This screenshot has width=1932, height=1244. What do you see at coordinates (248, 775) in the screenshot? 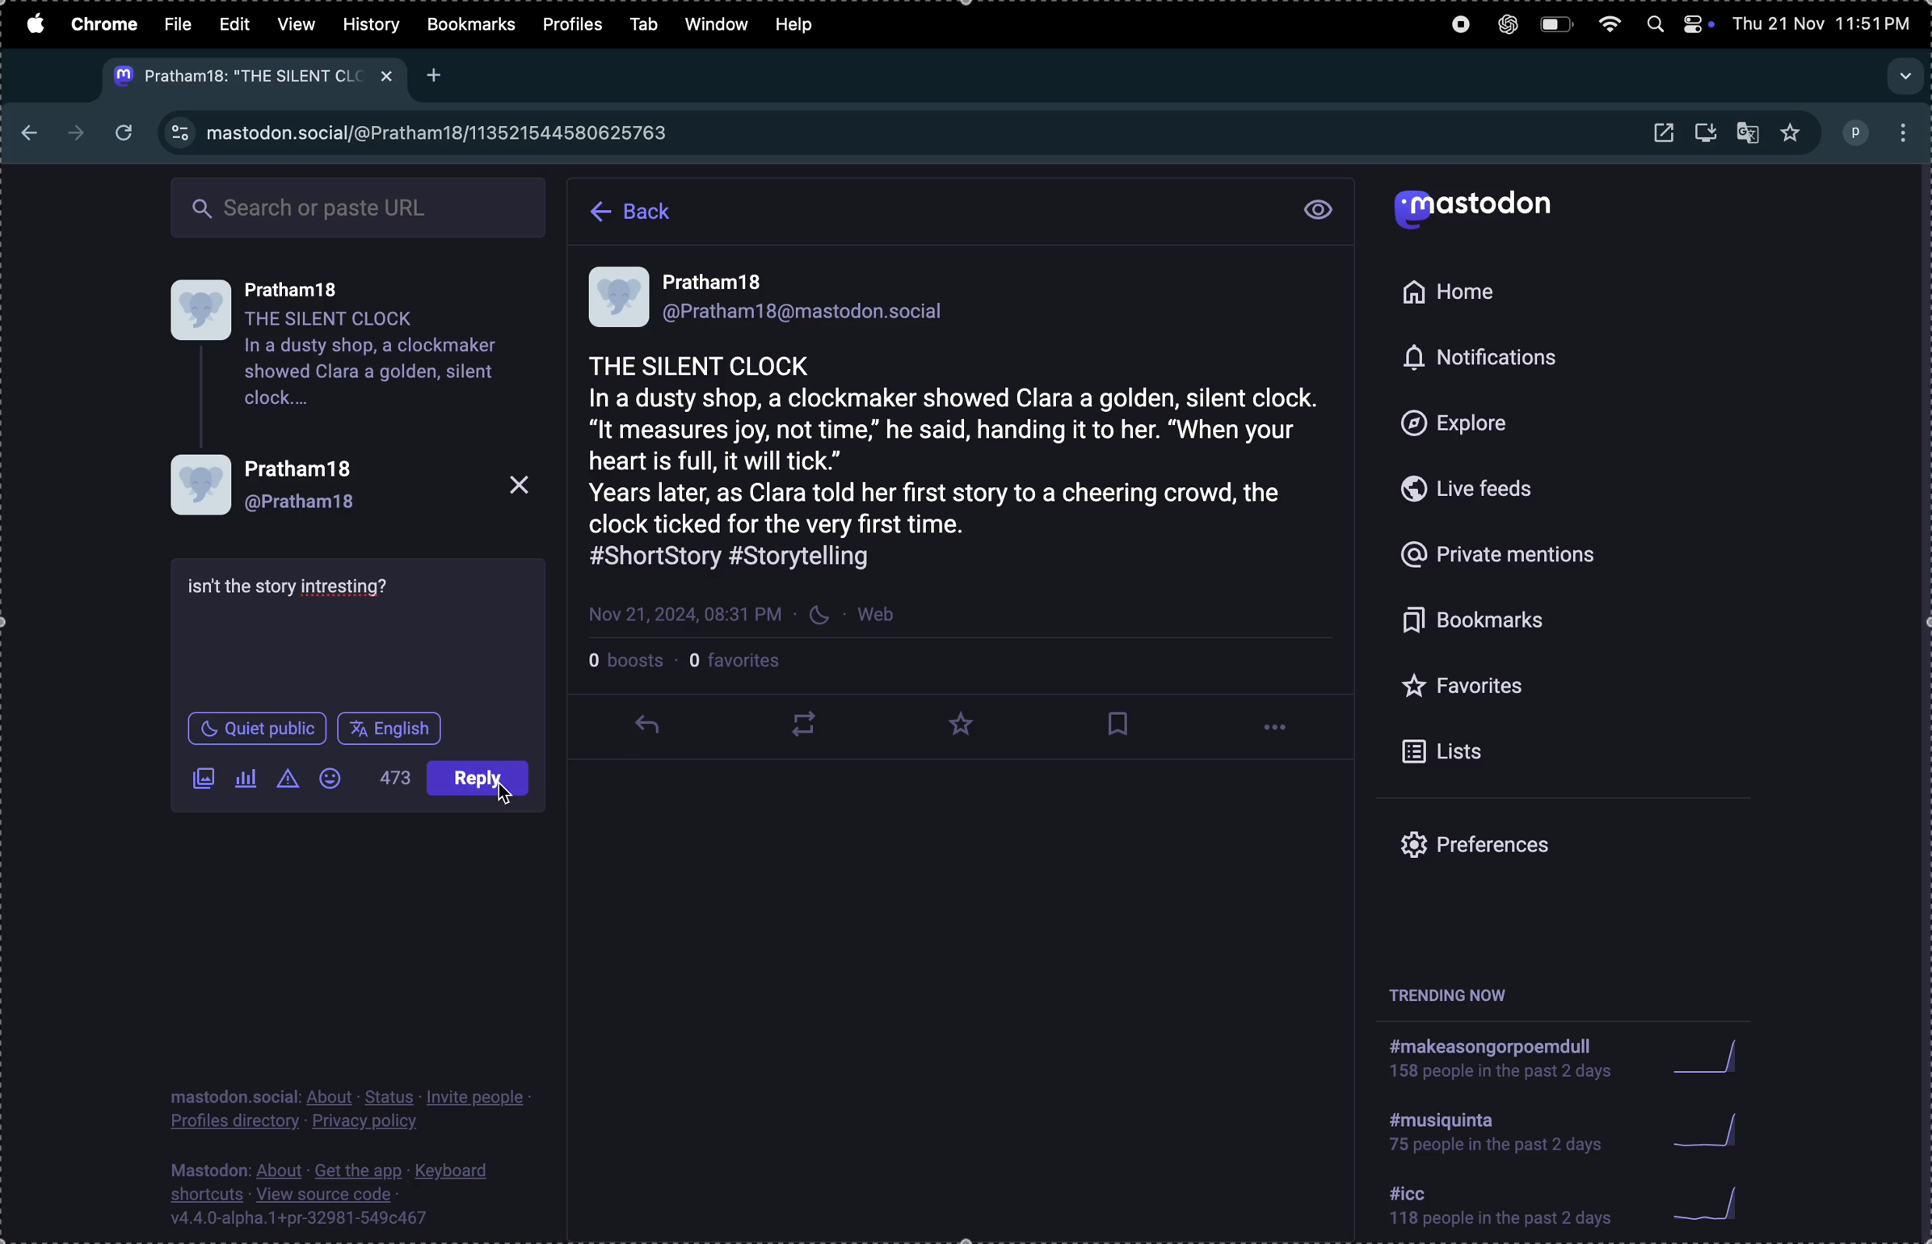
I see `pole` at bounding box center [248, 775].